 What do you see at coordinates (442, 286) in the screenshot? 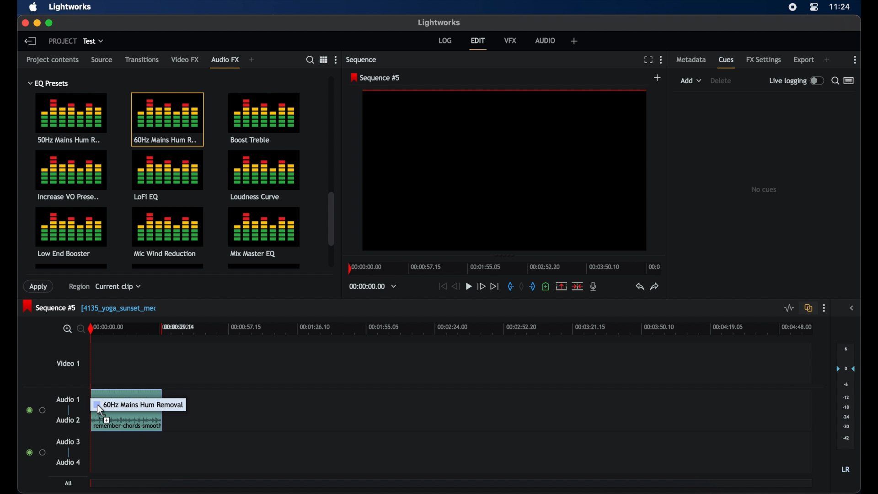
I see `jump to start` at bounding box center [442, 286].